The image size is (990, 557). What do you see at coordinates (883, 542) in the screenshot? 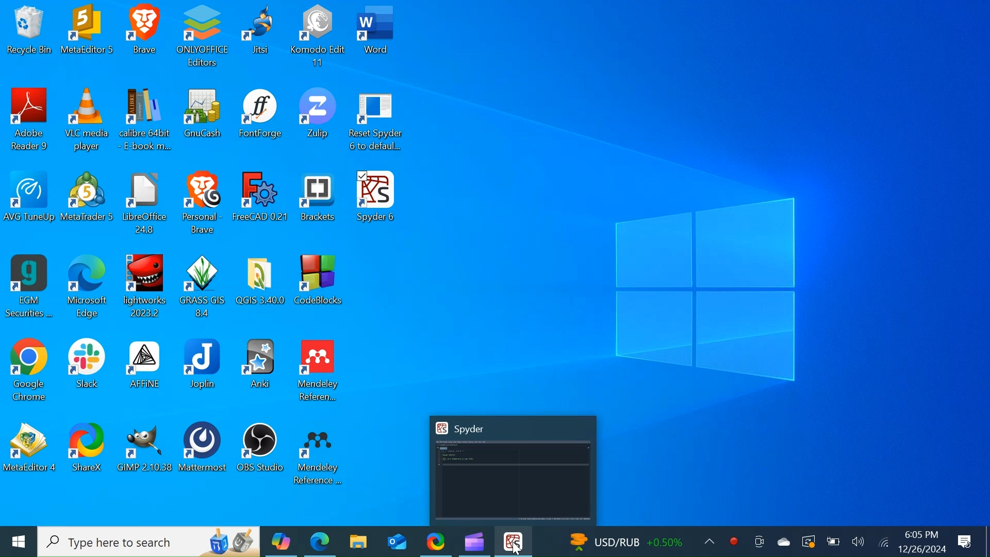
I see `Internet Connection` at bounding box center [883, 542].